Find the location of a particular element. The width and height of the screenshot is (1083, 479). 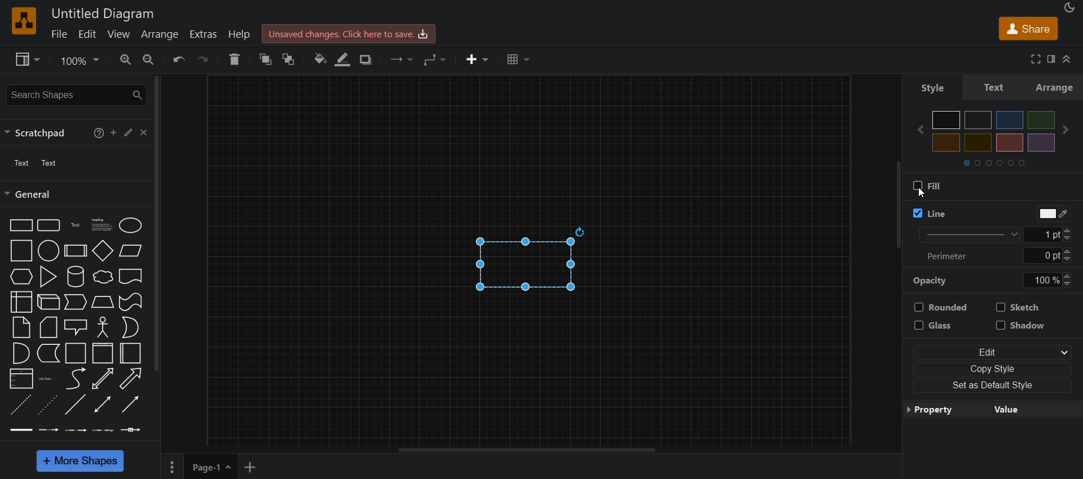

process is located at coordinates (77, 250).